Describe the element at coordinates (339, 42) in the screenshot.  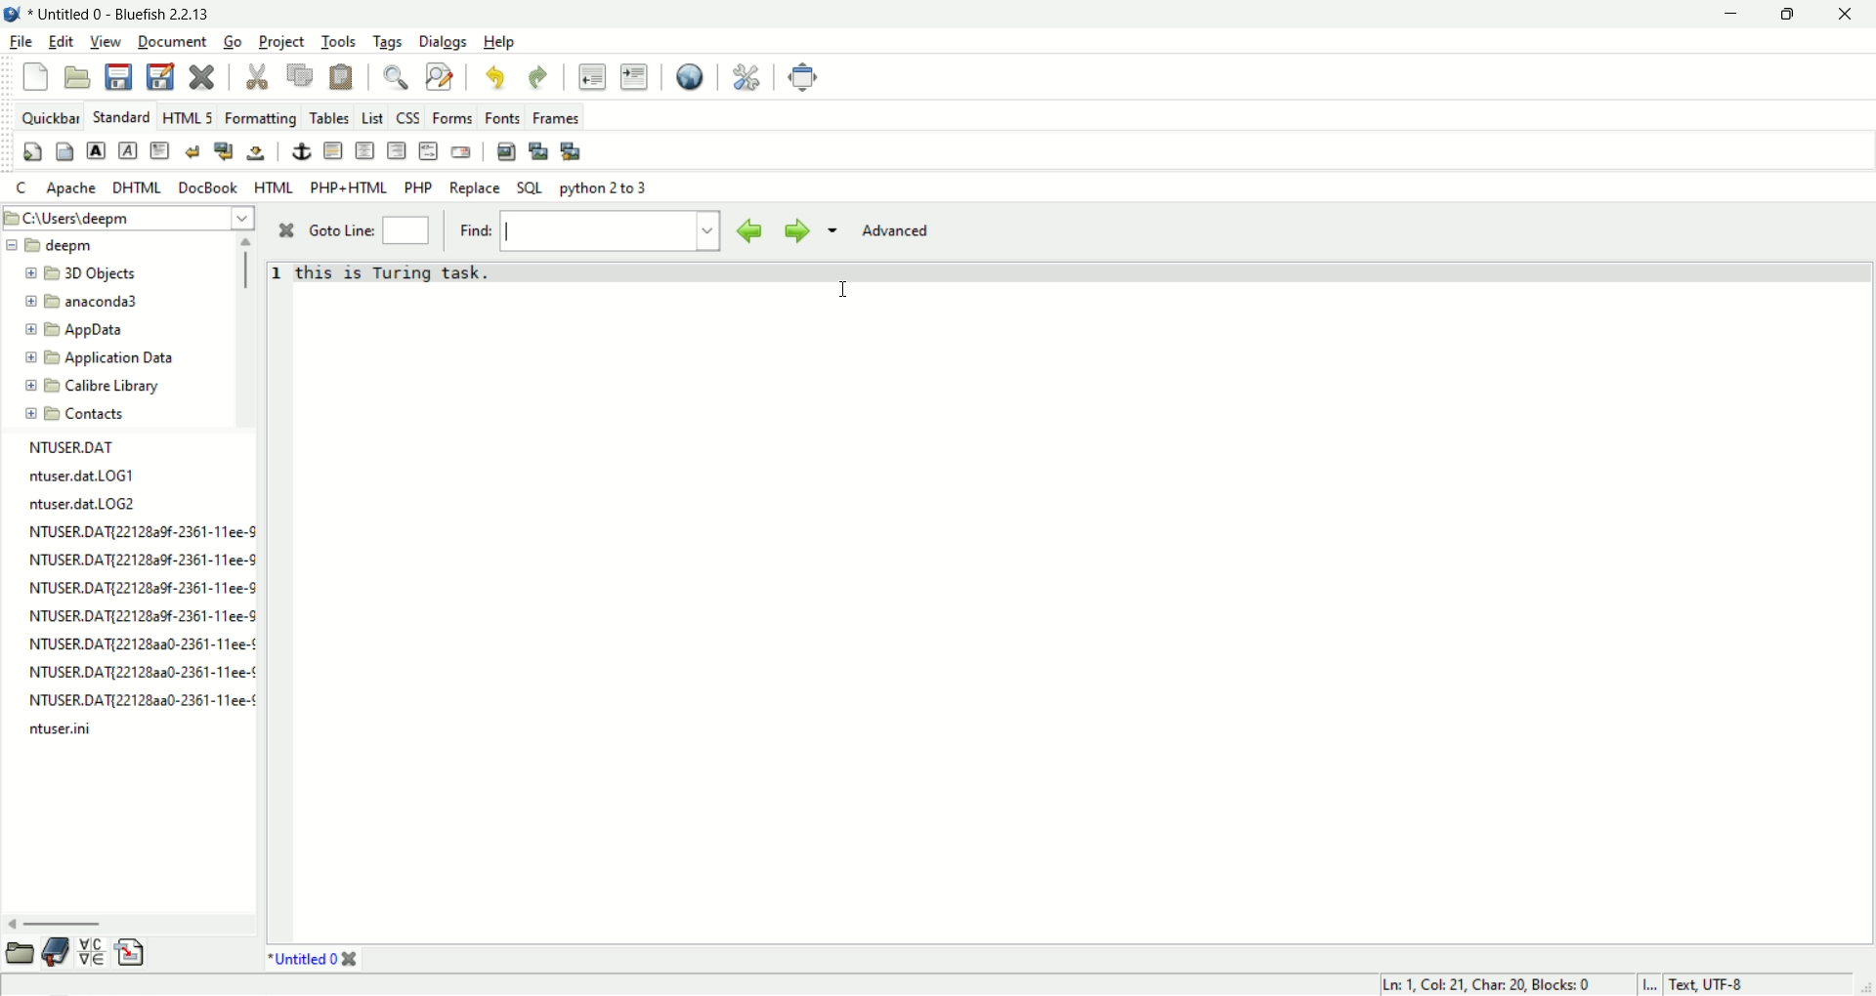
I see `tools` at that location.